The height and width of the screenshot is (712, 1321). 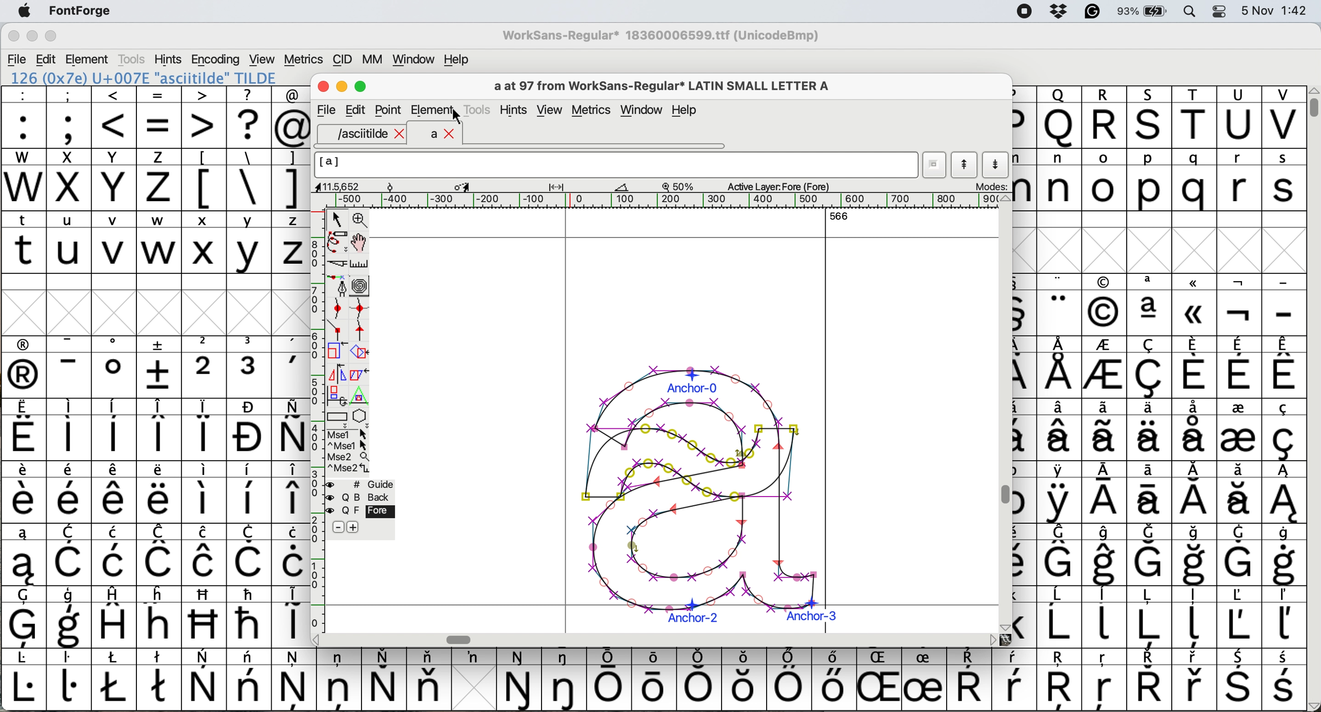 I want to click on Edit, so click(x=355, y=110).